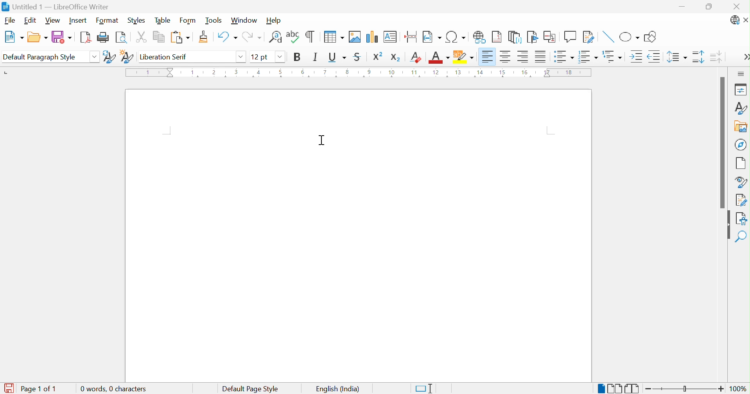 This screenshot has height=394, width=750. Describe the element at coordinates (589, 38) in the screenshot. I see `Show track changes functions` at that location.